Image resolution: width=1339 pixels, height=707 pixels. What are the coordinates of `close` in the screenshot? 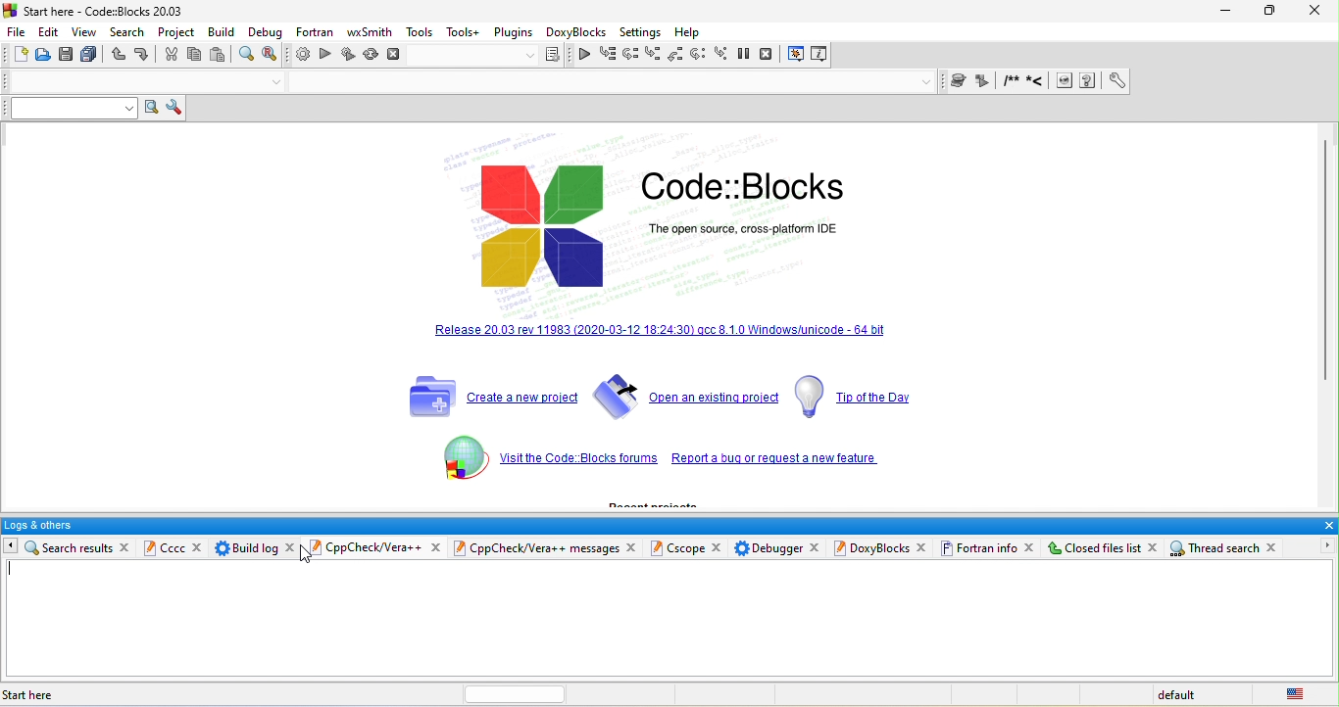 It's located at (817, 544).